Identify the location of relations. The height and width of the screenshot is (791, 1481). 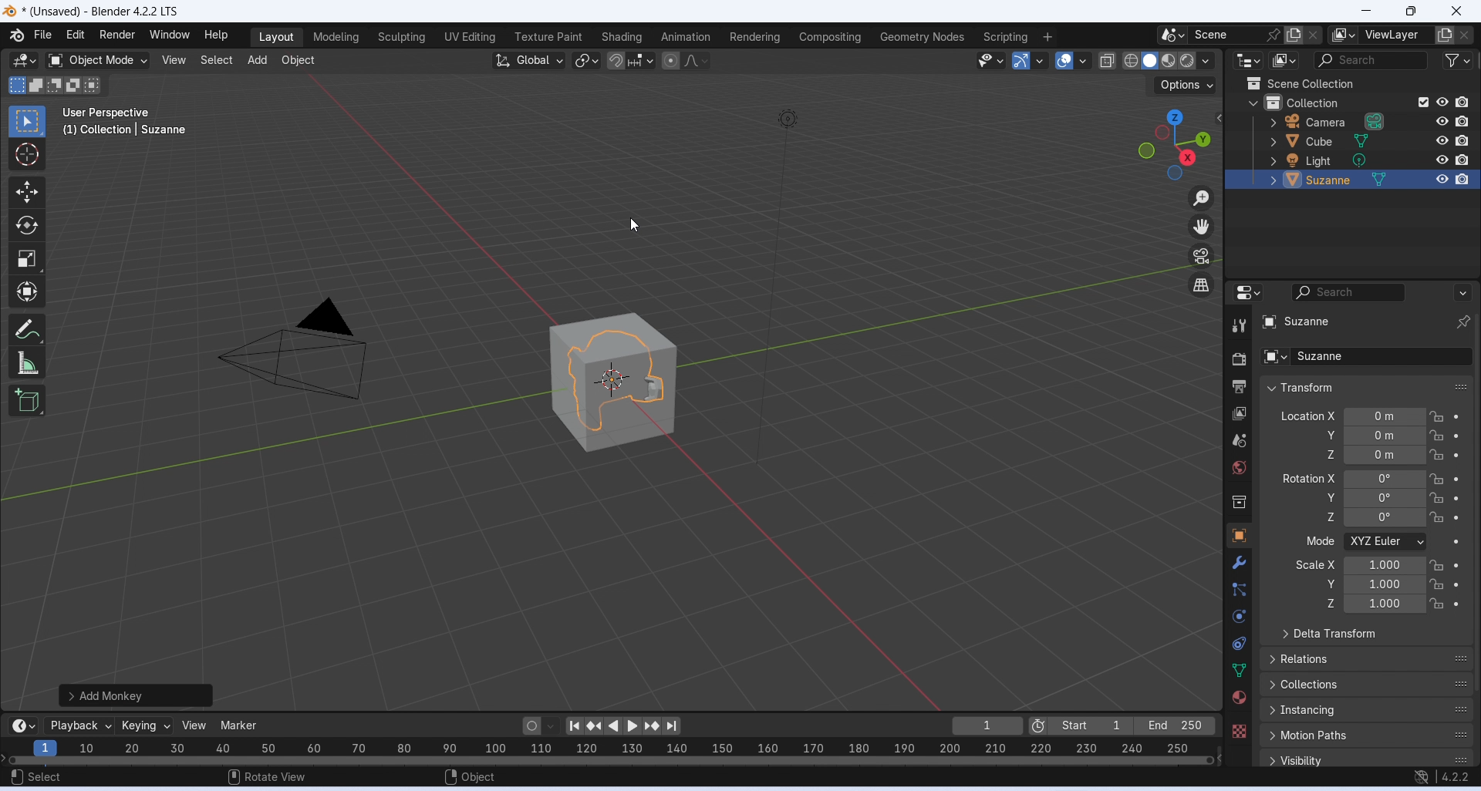
(1368, 658).